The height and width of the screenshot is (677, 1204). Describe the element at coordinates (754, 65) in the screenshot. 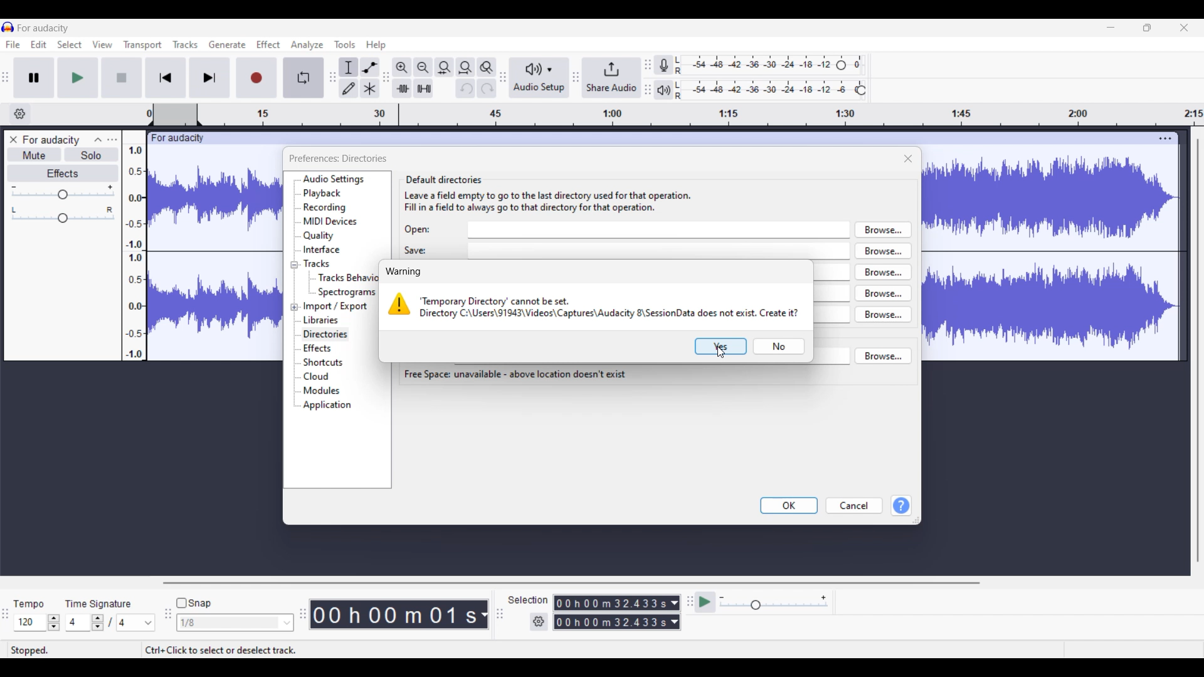

I see `Recording level` at that location.